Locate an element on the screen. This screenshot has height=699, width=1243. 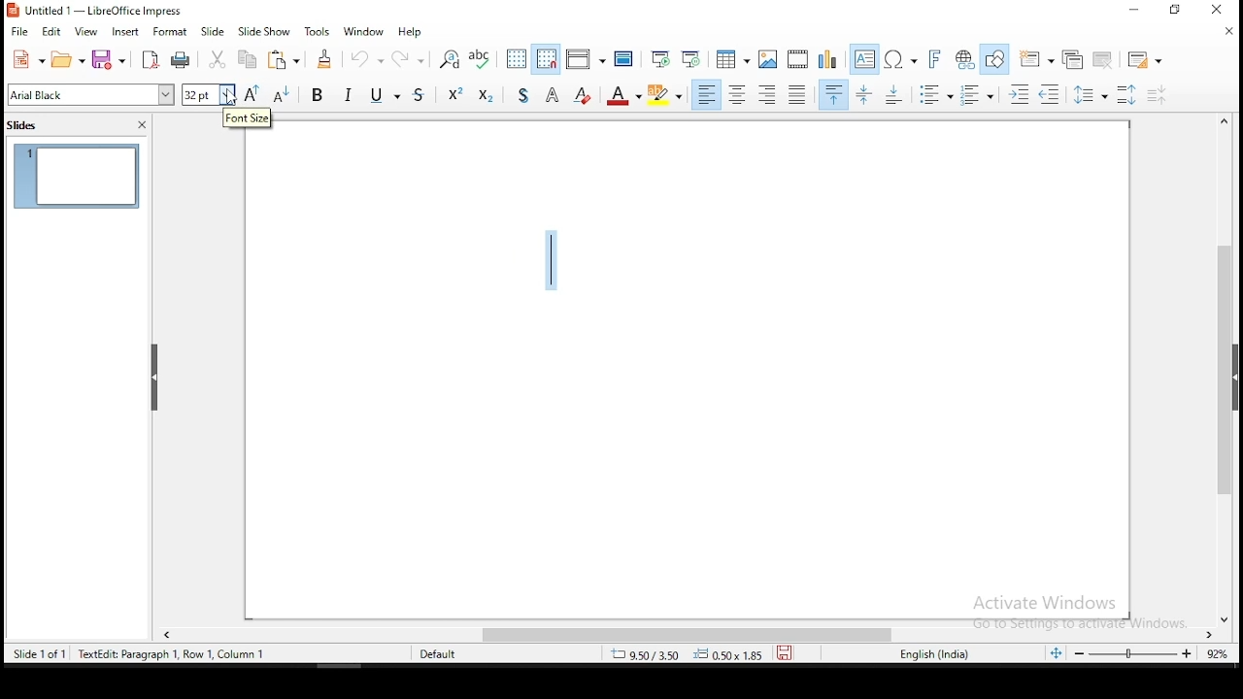
Justified is located at coordinates (798, 93).